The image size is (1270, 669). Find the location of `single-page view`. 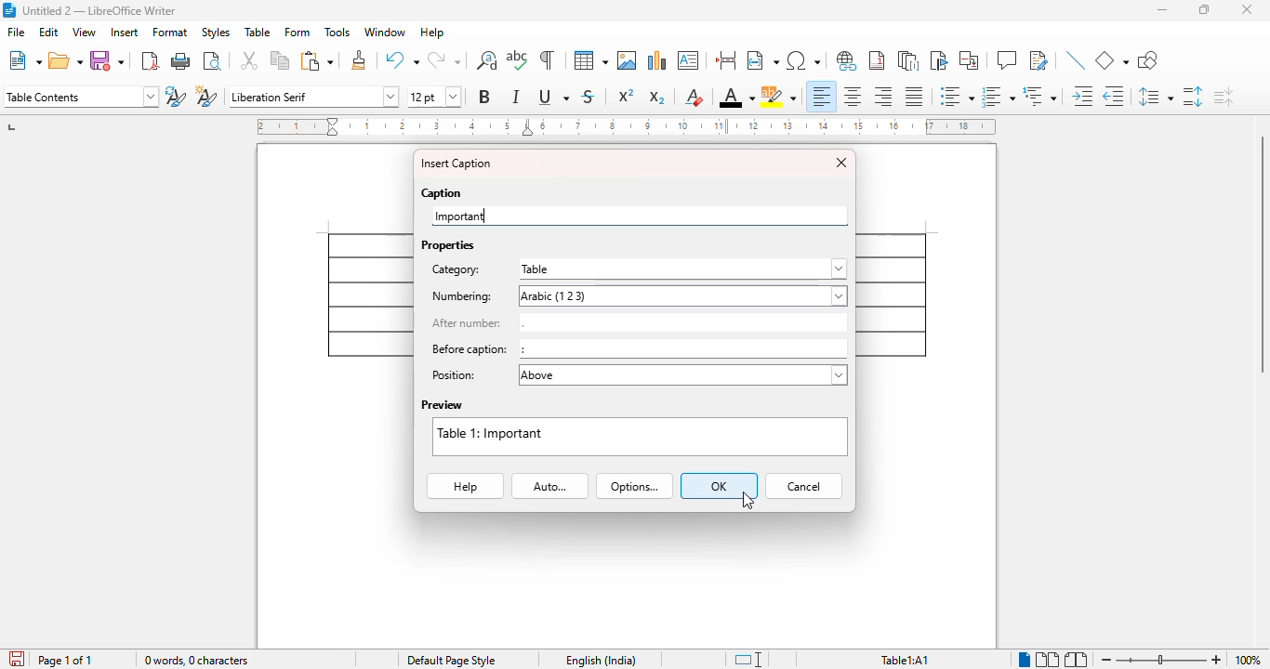

single-page view is located at coordinates (1025, 660).